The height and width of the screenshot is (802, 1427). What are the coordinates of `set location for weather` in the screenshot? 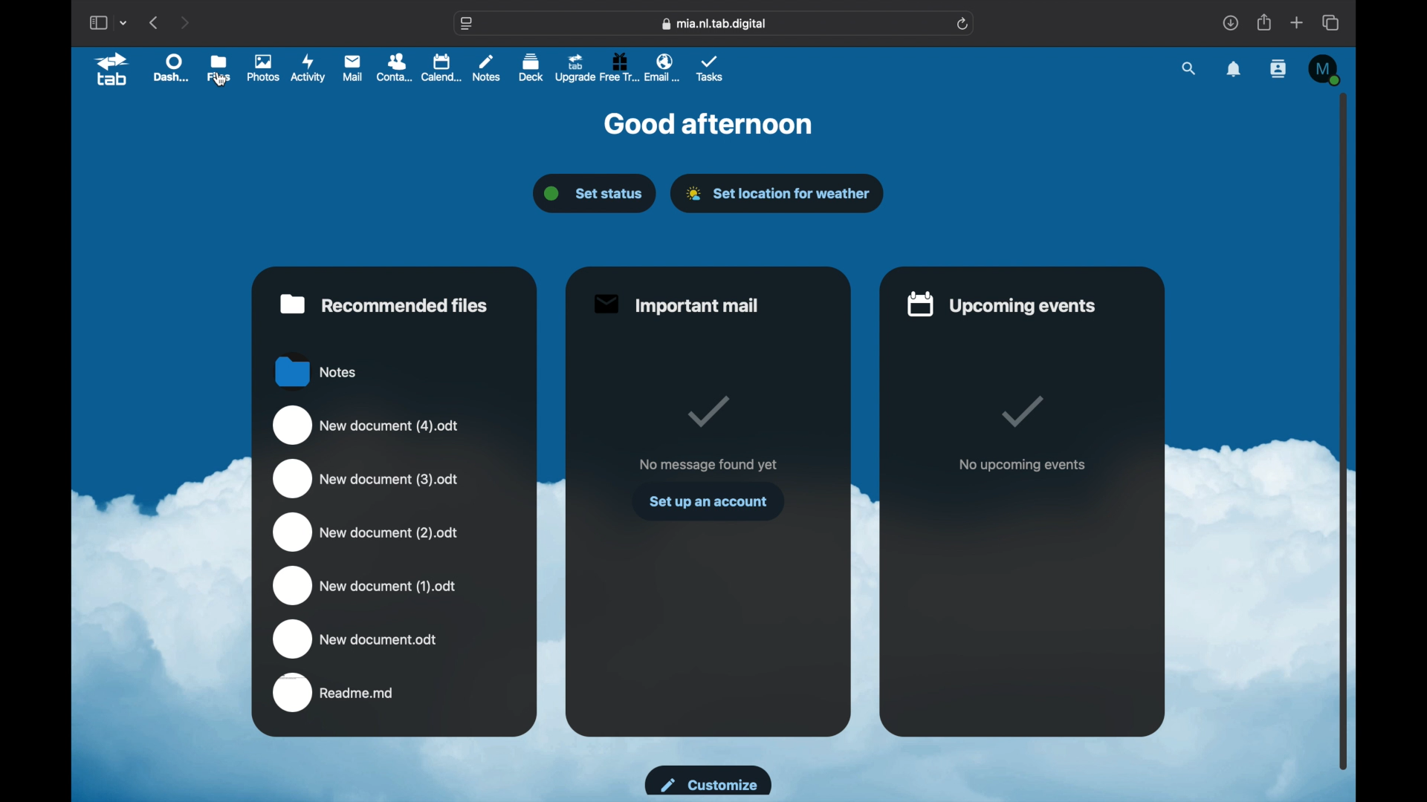 It's located at (777, 193).